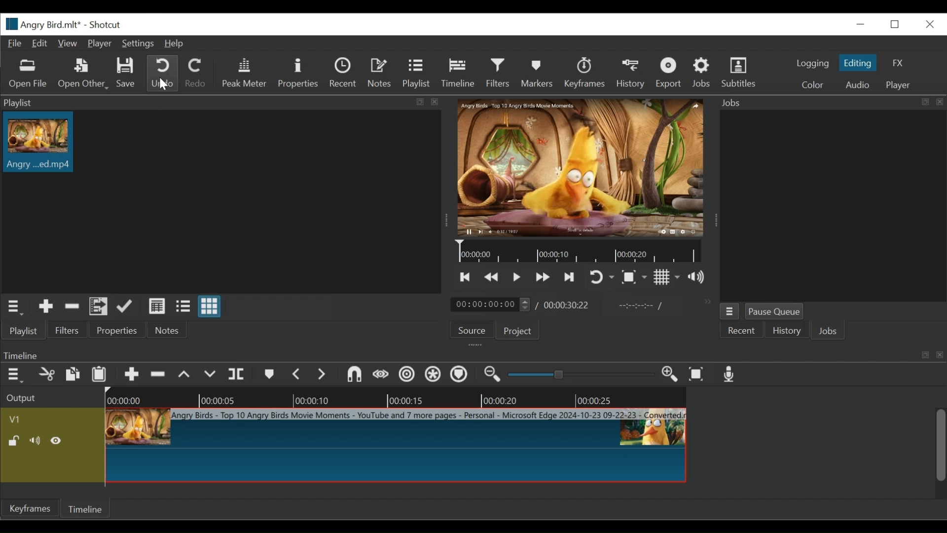 The width and height of the screenshot is (947, 533). What do you see at coordinates (858, 84) in the screenshot?
I see `Audio` at bounding box center [858, 84].